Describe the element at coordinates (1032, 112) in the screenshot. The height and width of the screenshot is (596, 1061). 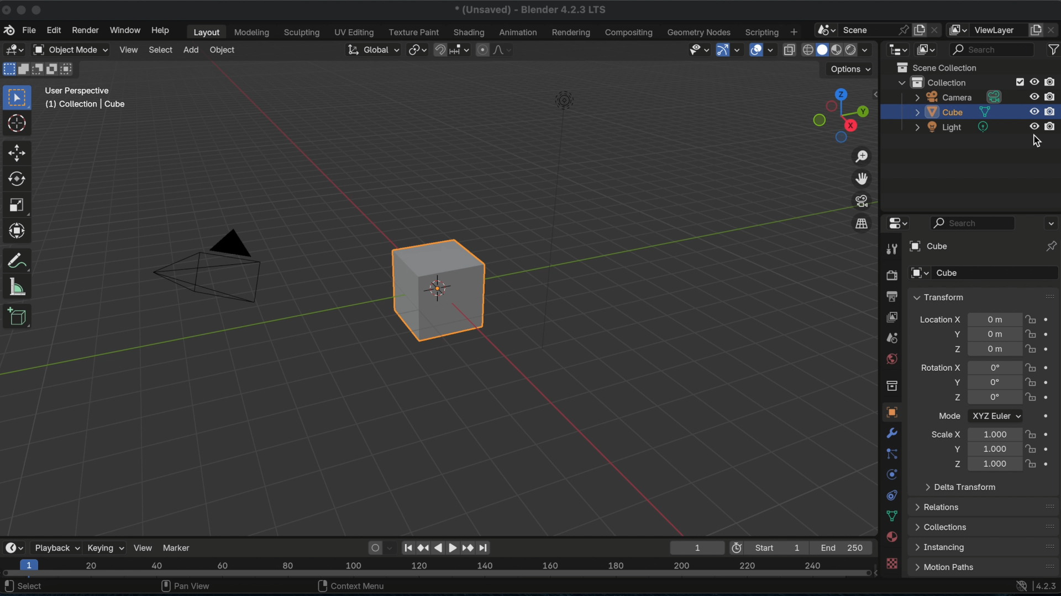
I see `hide in view port` at that location.